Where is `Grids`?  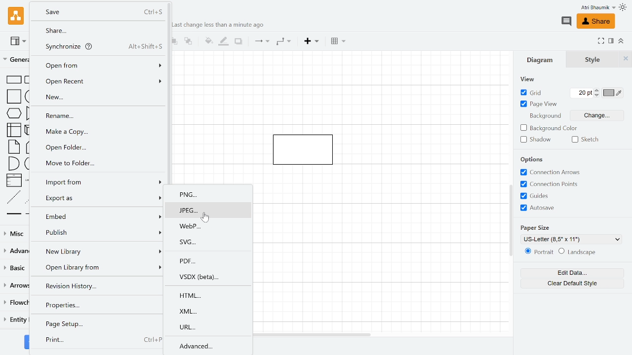 Grids is located at coordinates (557, 196).